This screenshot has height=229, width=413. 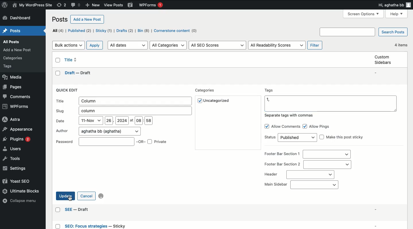 What do you see at coordinates (20, 129) in the screenshot?
I see `Appearance` at bounding box center [20, 129].